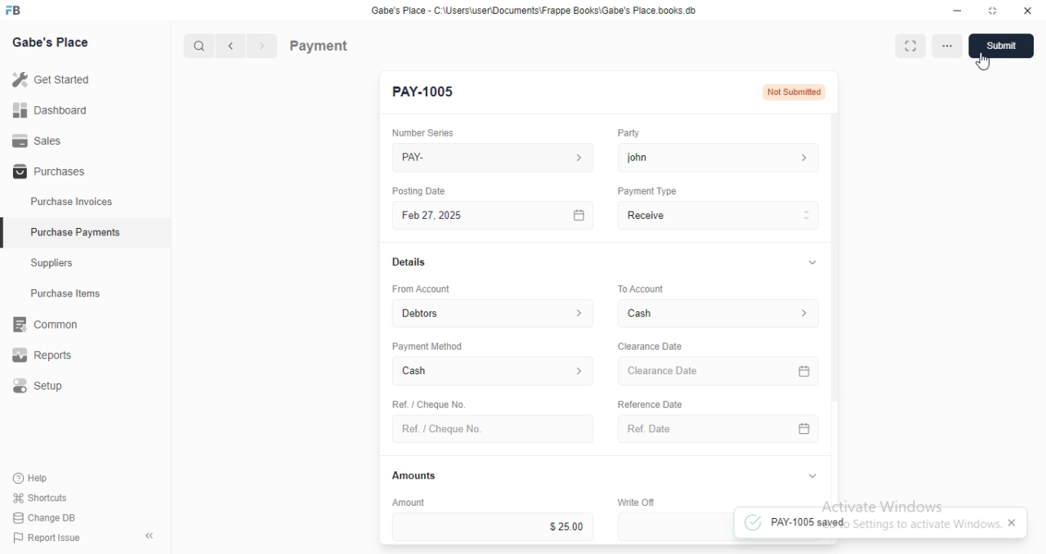  Describe the element at coordinates (493, 526) in the screenshot. I see `$25.00` at that location.